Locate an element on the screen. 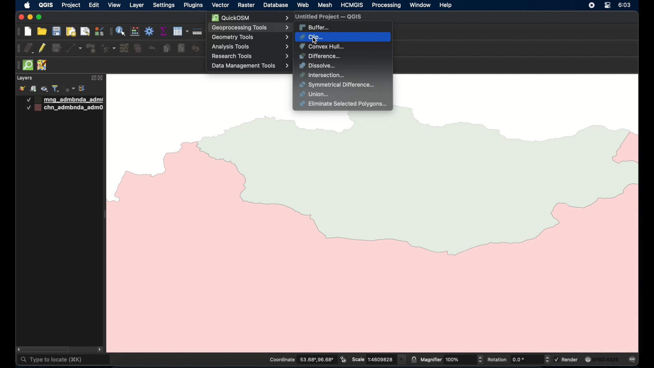  current crs is located at coordinates (602, 359).